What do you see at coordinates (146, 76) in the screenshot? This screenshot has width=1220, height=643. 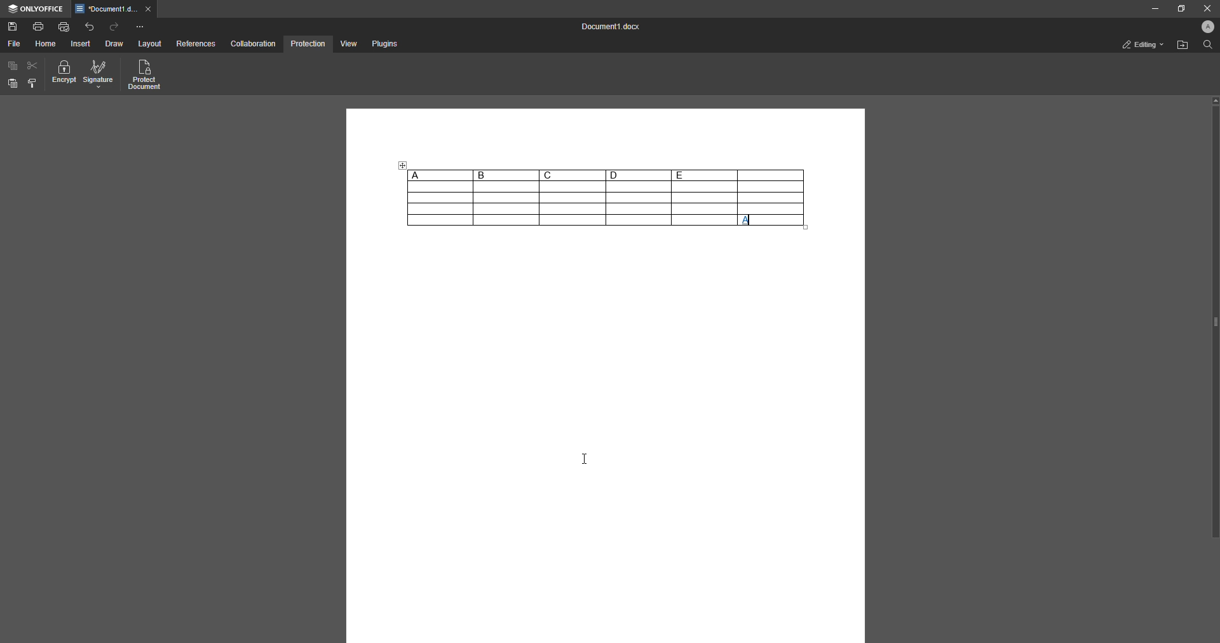 I see `Protected Document` at bounding box center [146, 76].